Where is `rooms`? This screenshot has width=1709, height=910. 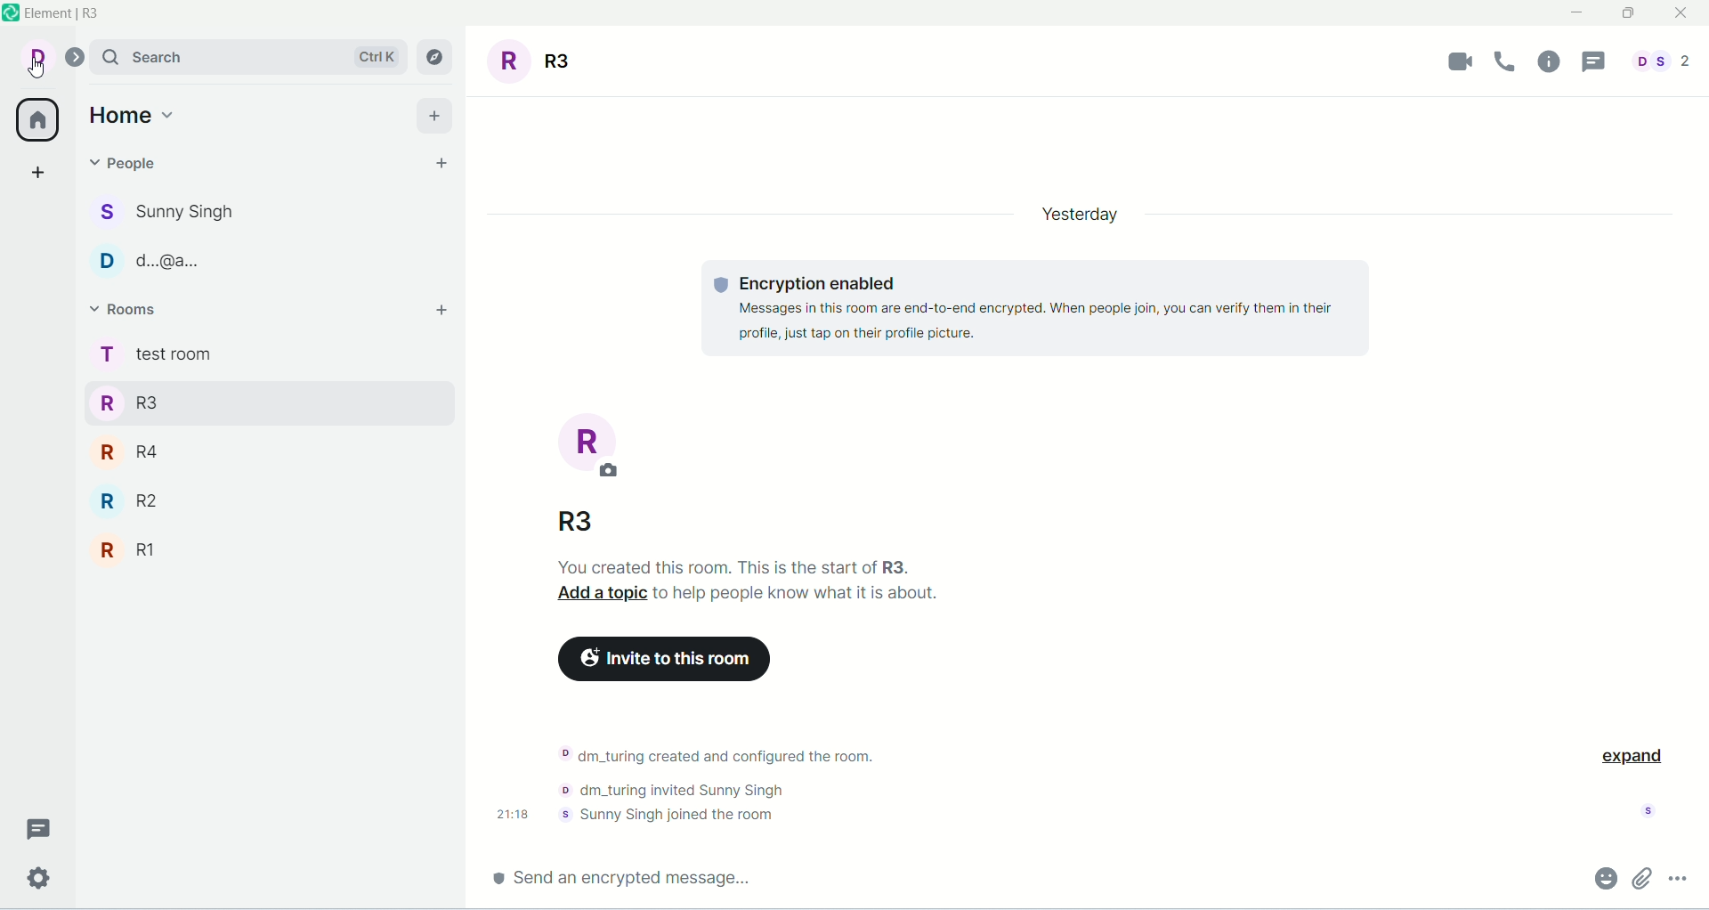
rooms is located at coordinates (126, 309).